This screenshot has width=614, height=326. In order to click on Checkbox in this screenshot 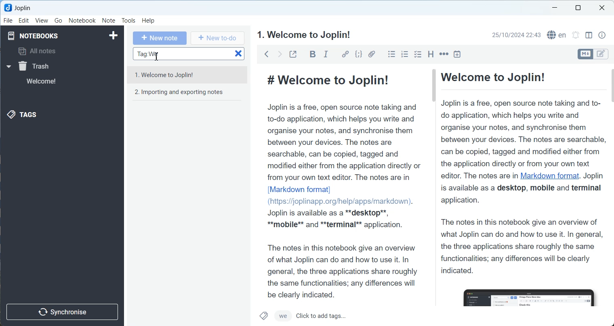, I will do `click(418, 54)`.